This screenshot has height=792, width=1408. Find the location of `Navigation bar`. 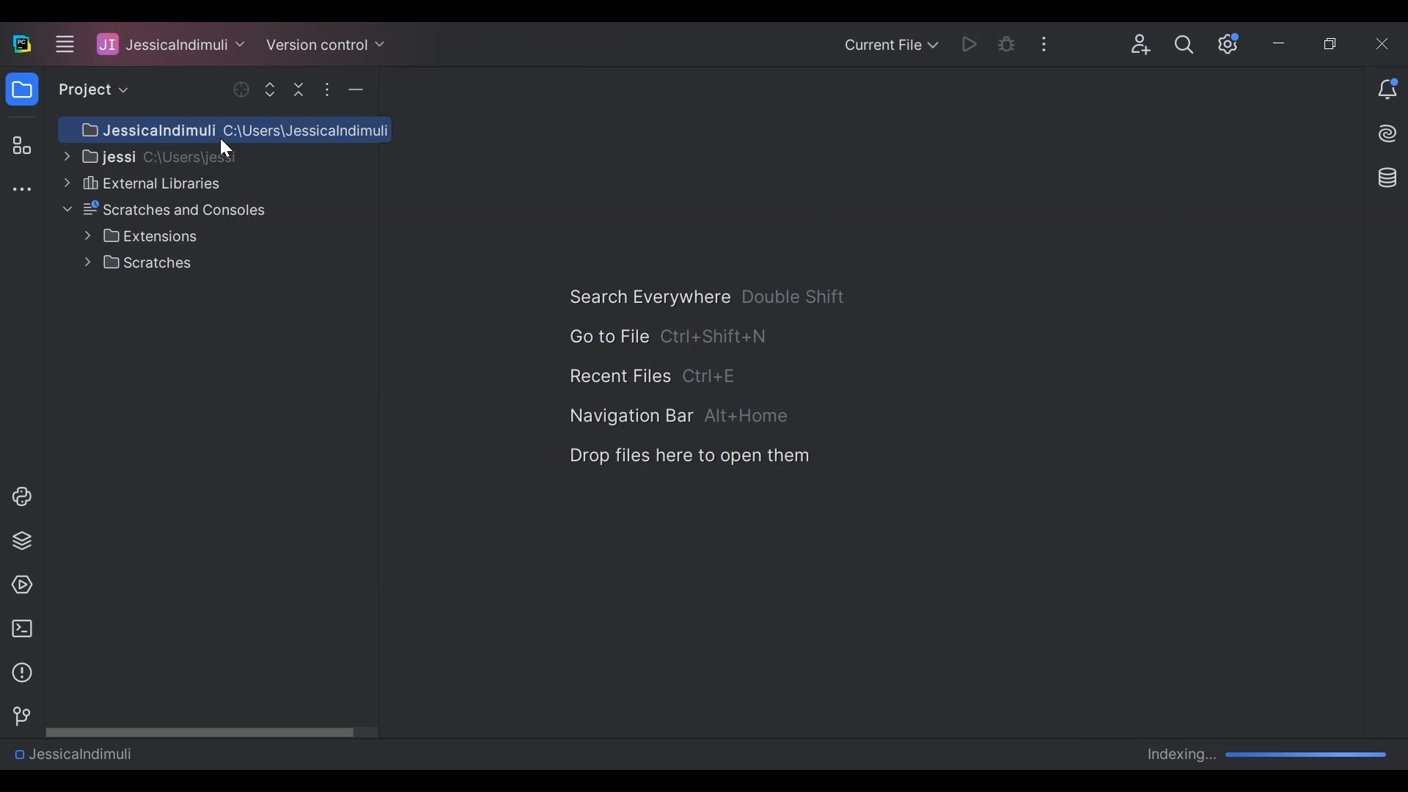

Navigation bar is located at coordinates (630, 417).